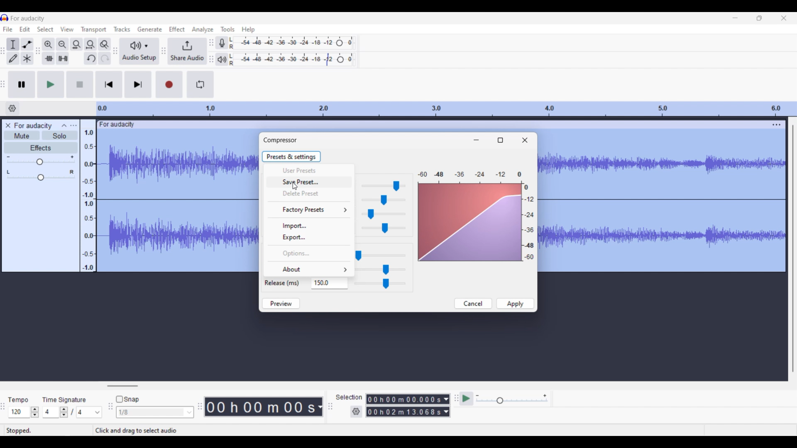 The width and height of the screenshot is (797, 448). Describe the element at coordinates (77, 44) in the screenshot. I see `Fit selection to width` at that location.